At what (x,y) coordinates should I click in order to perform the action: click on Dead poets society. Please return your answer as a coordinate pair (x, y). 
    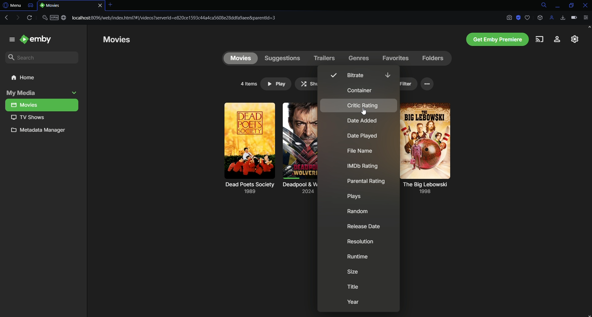
    Looking at the image, I should click on (247, 141).